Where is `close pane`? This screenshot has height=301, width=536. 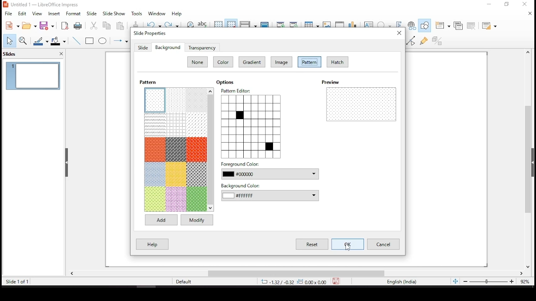 close pane is located at coordinates (61, 53).